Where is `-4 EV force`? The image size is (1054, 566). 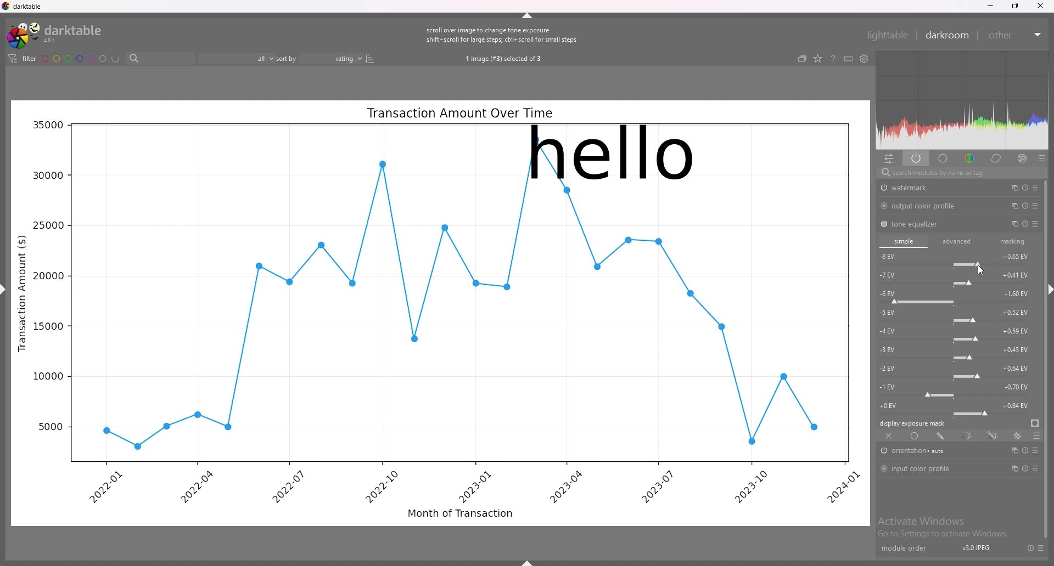 -4 EV force is located at coordinates (956, 334).